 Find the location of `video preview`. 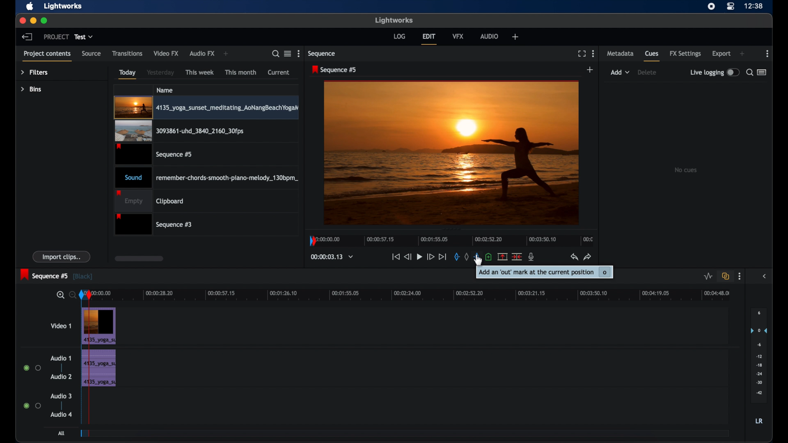

video preview is located at coordinates (451, 153).